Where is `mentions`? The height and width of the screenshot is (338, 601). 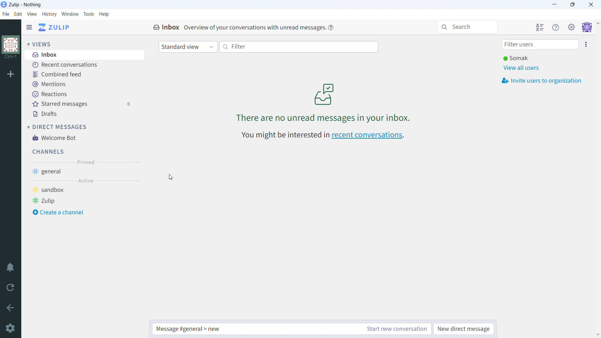
mentions is located at coordinates (81, 84).